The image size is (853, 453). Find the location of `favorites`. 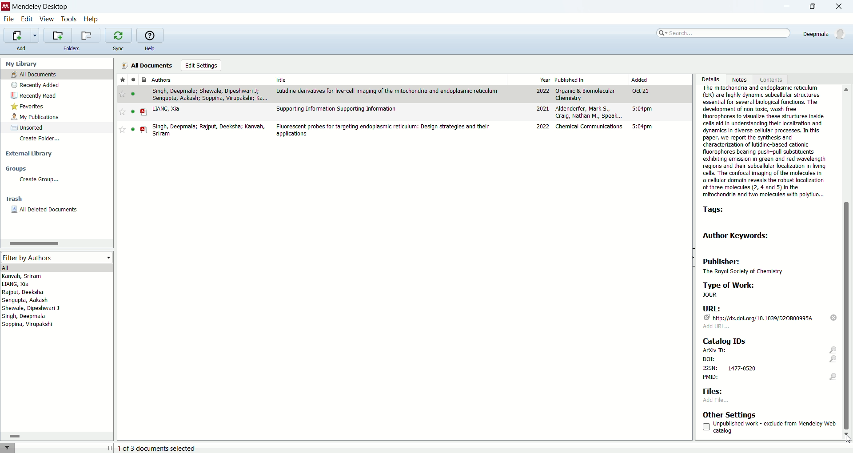

favorites is located at coordinates (28, 107).